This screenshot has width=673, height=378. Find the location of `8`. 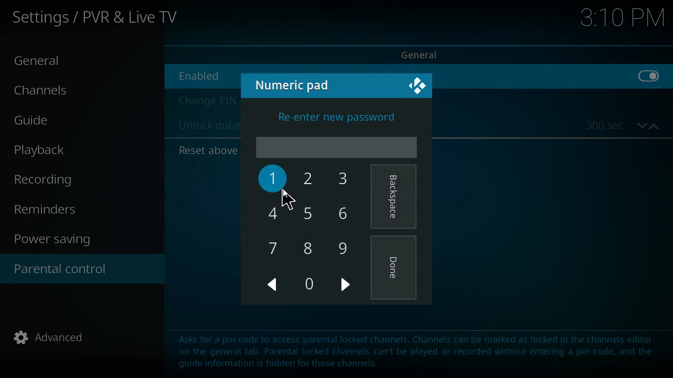

8 is located at coordinates (308, 248).